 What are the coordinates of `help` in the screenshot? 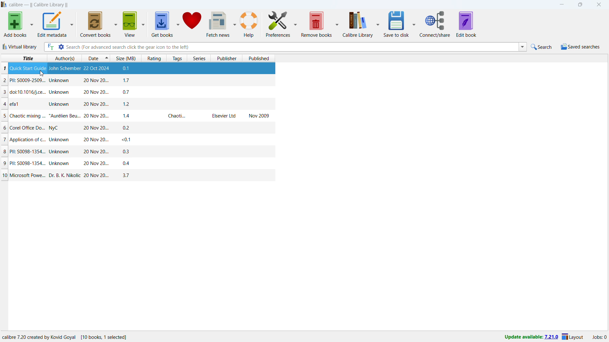 It's located at (249, 24).